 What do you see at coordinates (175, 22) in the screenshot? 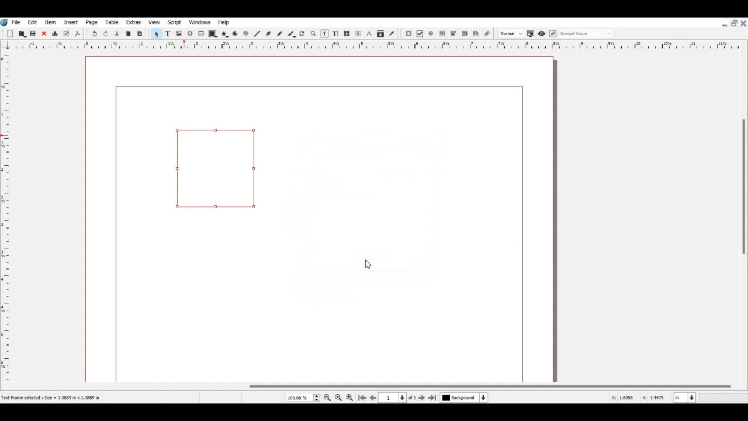
I see `Script` at bounding box center [175, 22].